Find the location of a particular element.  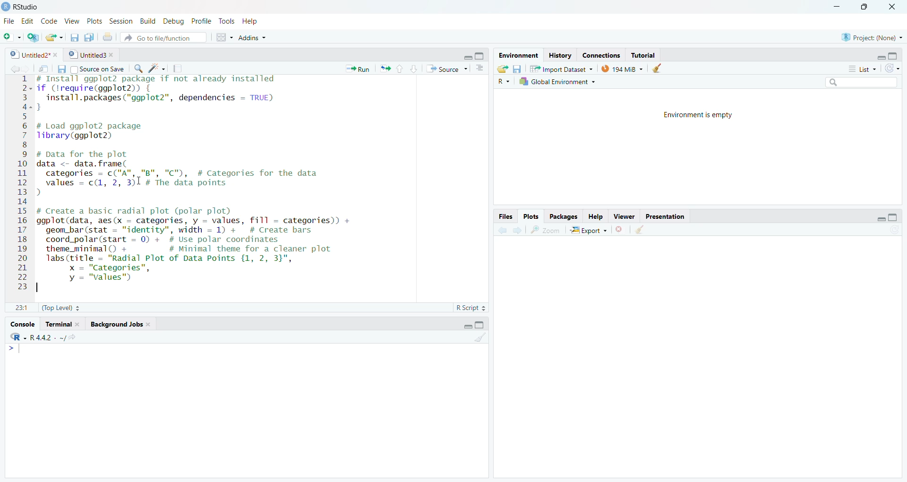

open an exist file is located at coordinates (55, 37).